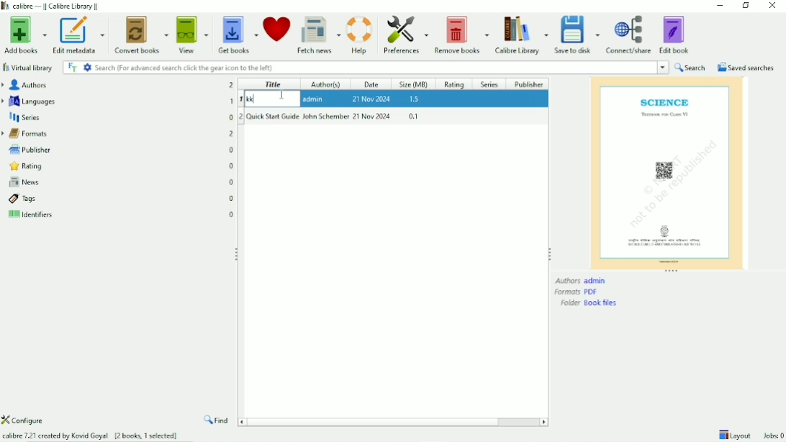 Image resolution: width=786 pixels, height=442 pixels. Describe the element at coordinates (232, 213) in the screenshot. I see `0` at that location.